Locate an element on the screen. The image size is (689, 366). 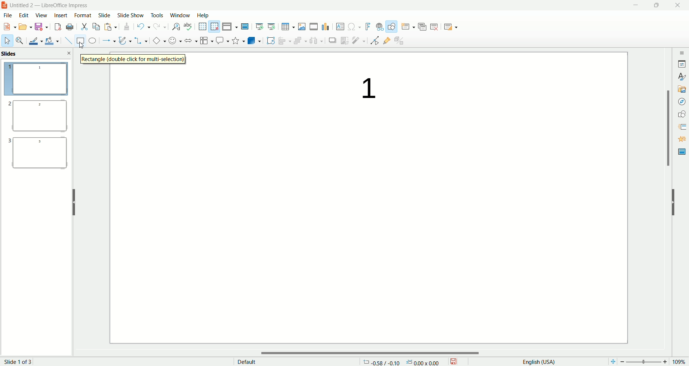
gallery is located at coordinates (682, 89).